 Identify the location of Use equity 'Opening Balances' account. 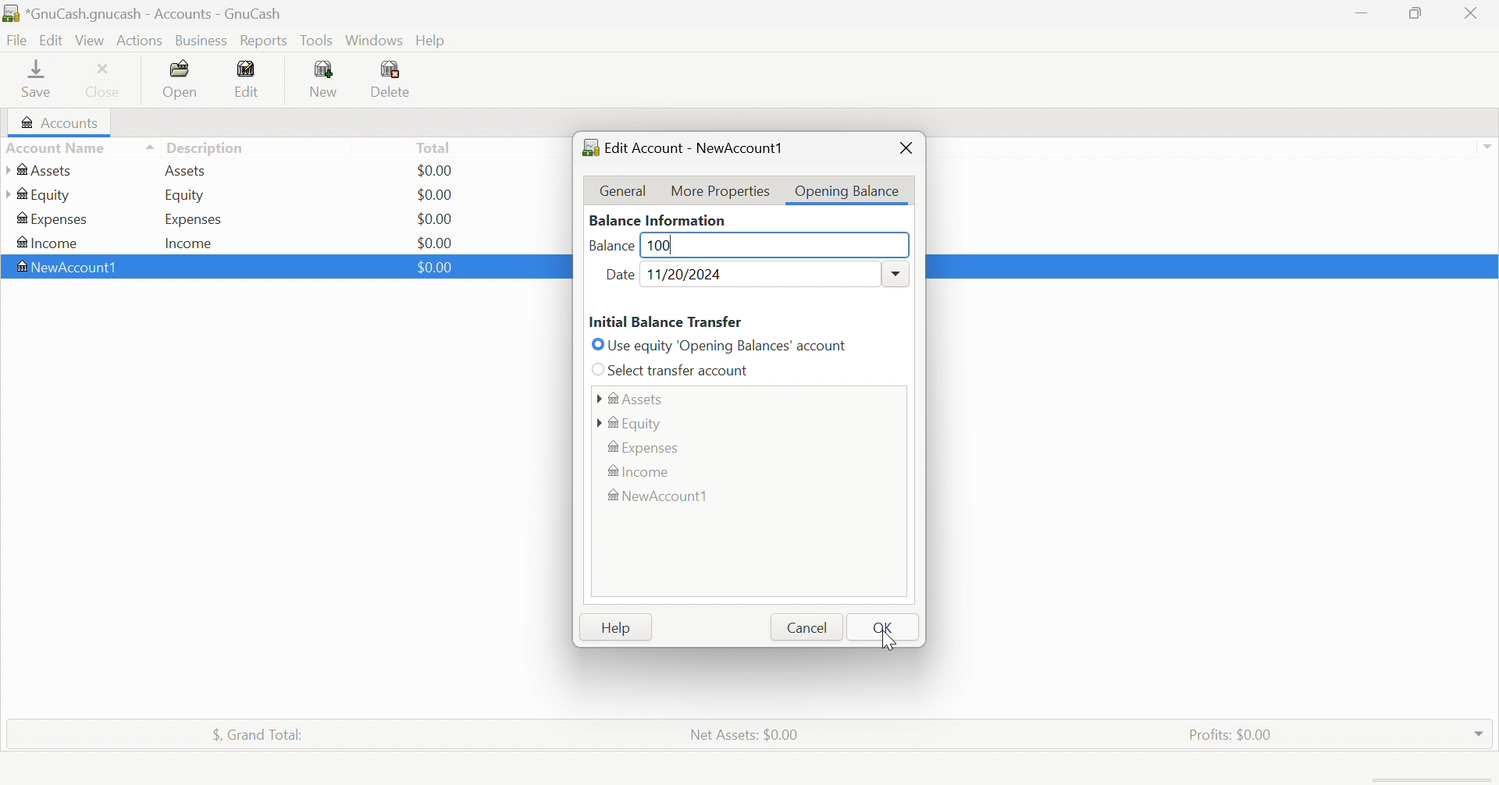
(722, 344).